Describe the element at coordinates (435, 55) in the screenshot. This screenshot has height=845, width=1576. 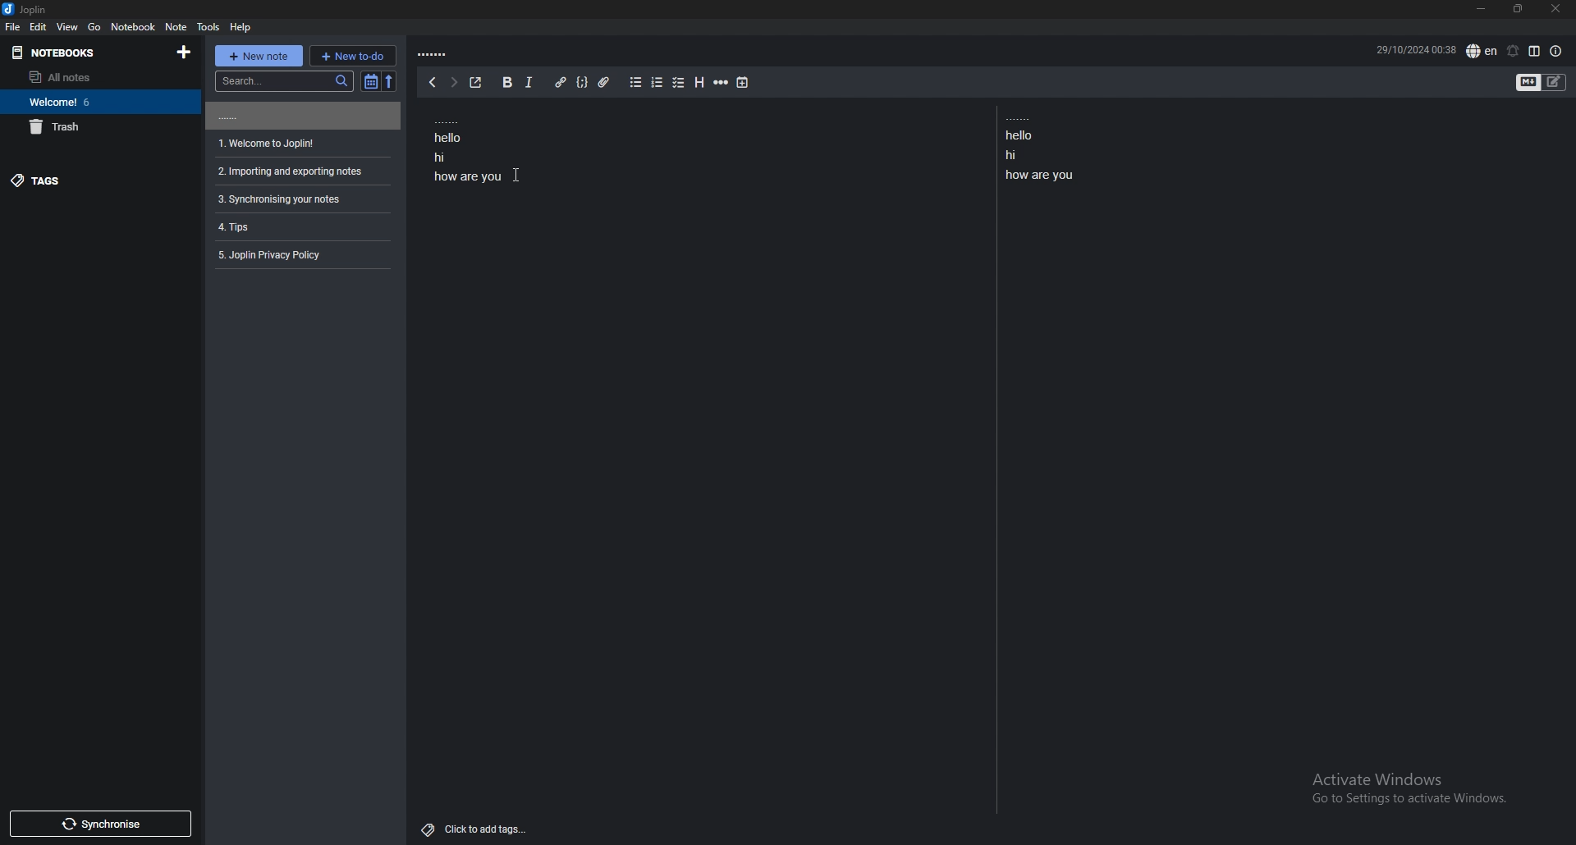
I see `note title` at that location.